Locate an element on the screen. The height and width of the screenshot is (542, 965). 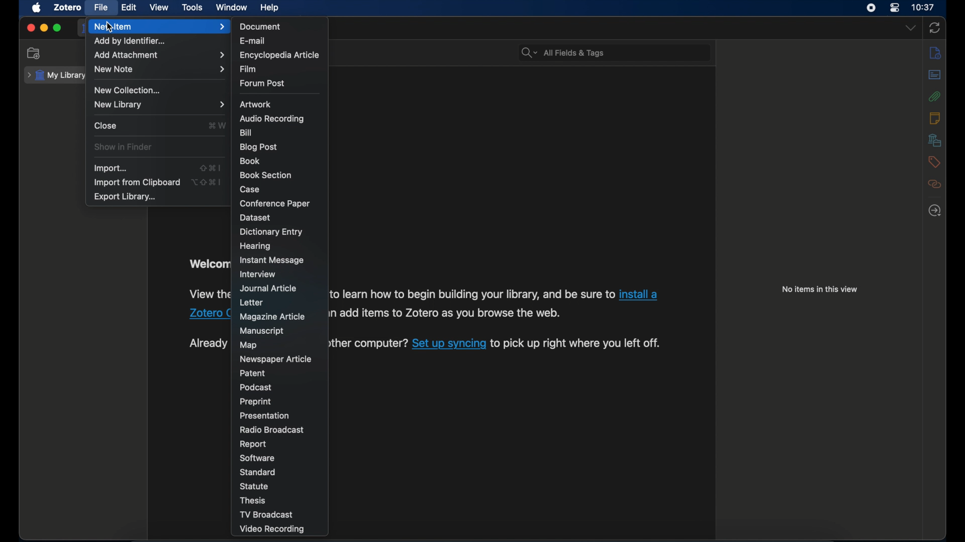
tv broadcast is located at coordinates (268, 514).